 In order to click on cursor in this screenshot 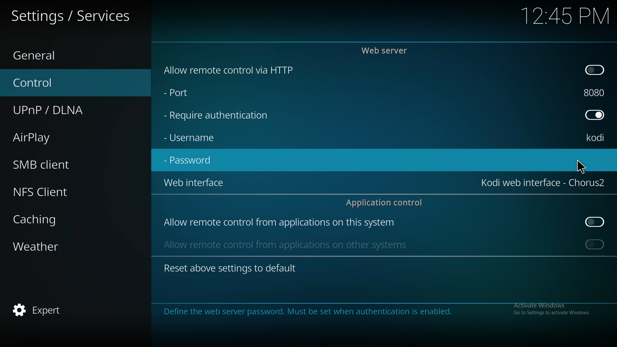, I will do `click(581, 166)`.